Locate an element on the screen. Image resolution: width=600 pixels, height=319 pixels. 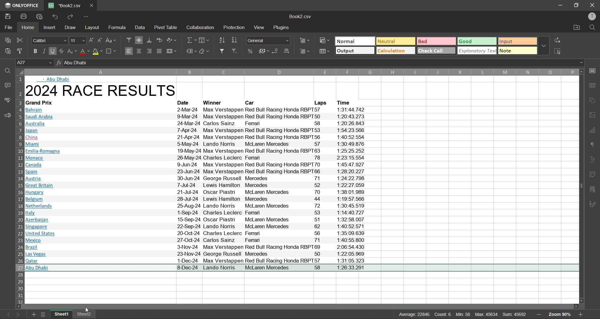
open location is located at coordinates (576, 28).